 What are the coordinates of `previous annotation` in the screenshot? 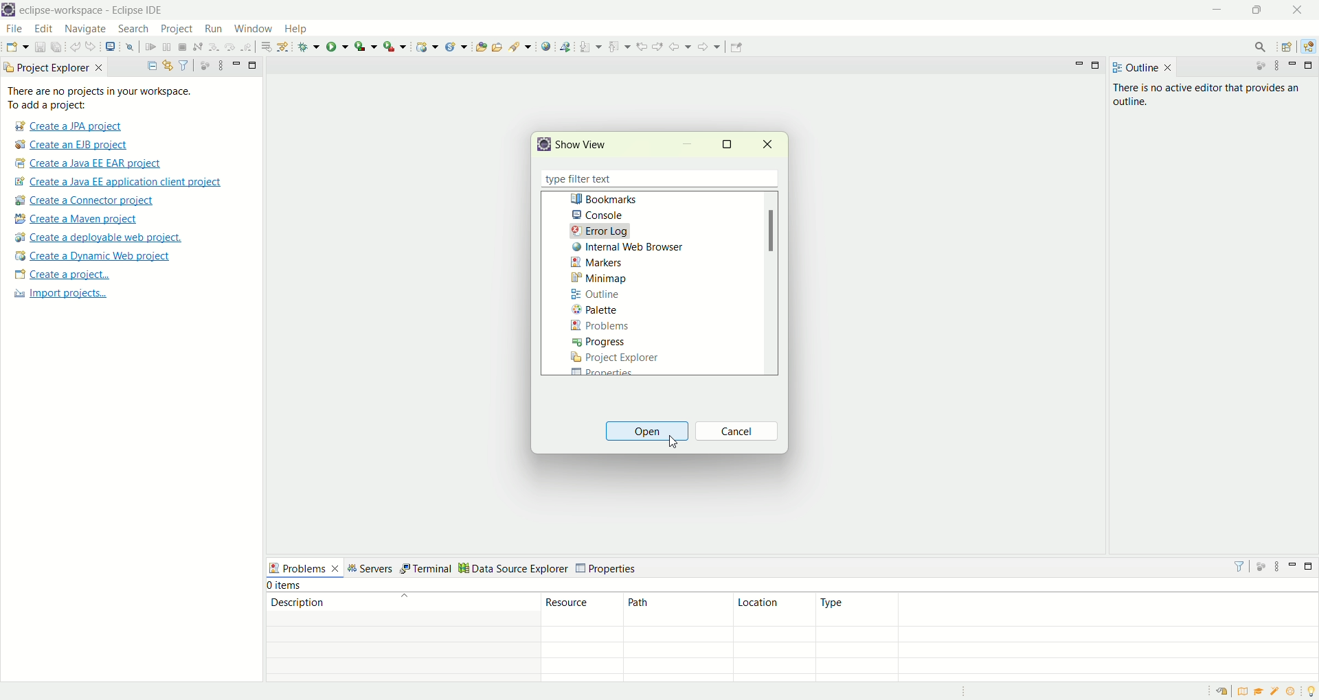 It's located at (618, 45).